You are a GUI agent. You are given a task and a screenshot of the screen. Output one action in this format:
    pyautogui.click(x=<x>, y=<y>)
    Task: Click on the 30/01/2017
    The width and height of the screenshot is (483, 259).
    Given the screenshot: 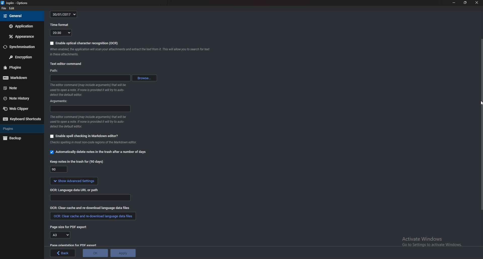 What is the action you would take?
    pyautogui.click(x=64, y=14)
    